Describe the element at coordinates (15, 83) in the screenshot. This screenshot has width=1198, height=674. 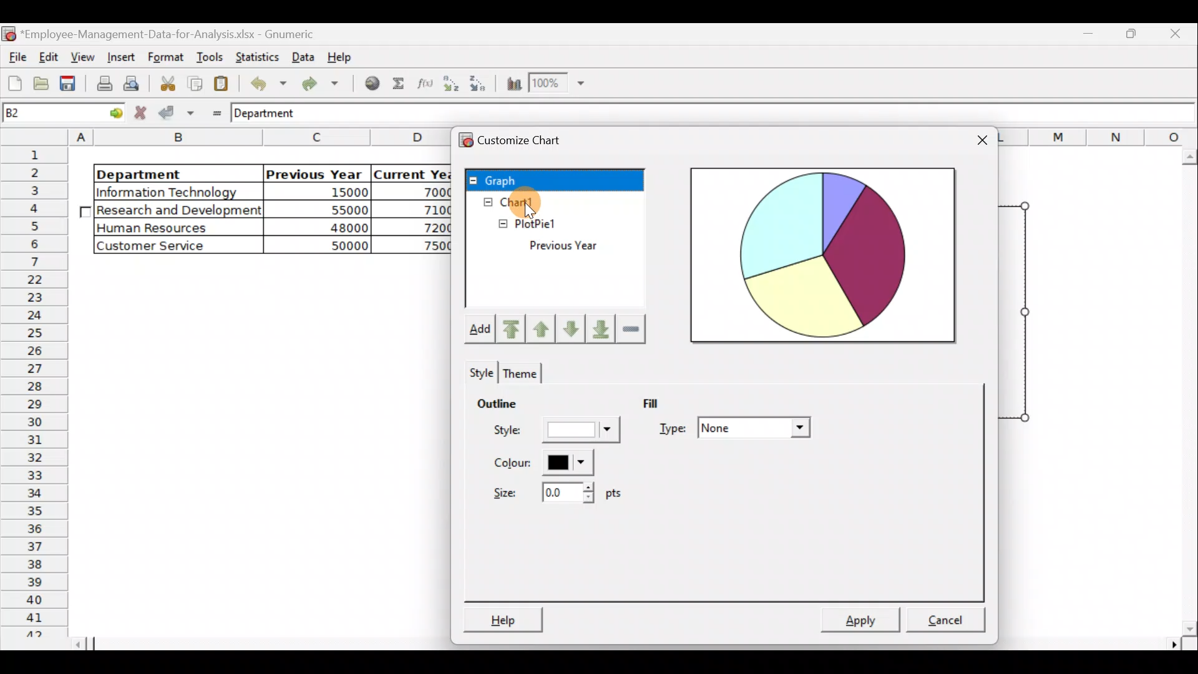
I see `Create a new workbook` at that location.